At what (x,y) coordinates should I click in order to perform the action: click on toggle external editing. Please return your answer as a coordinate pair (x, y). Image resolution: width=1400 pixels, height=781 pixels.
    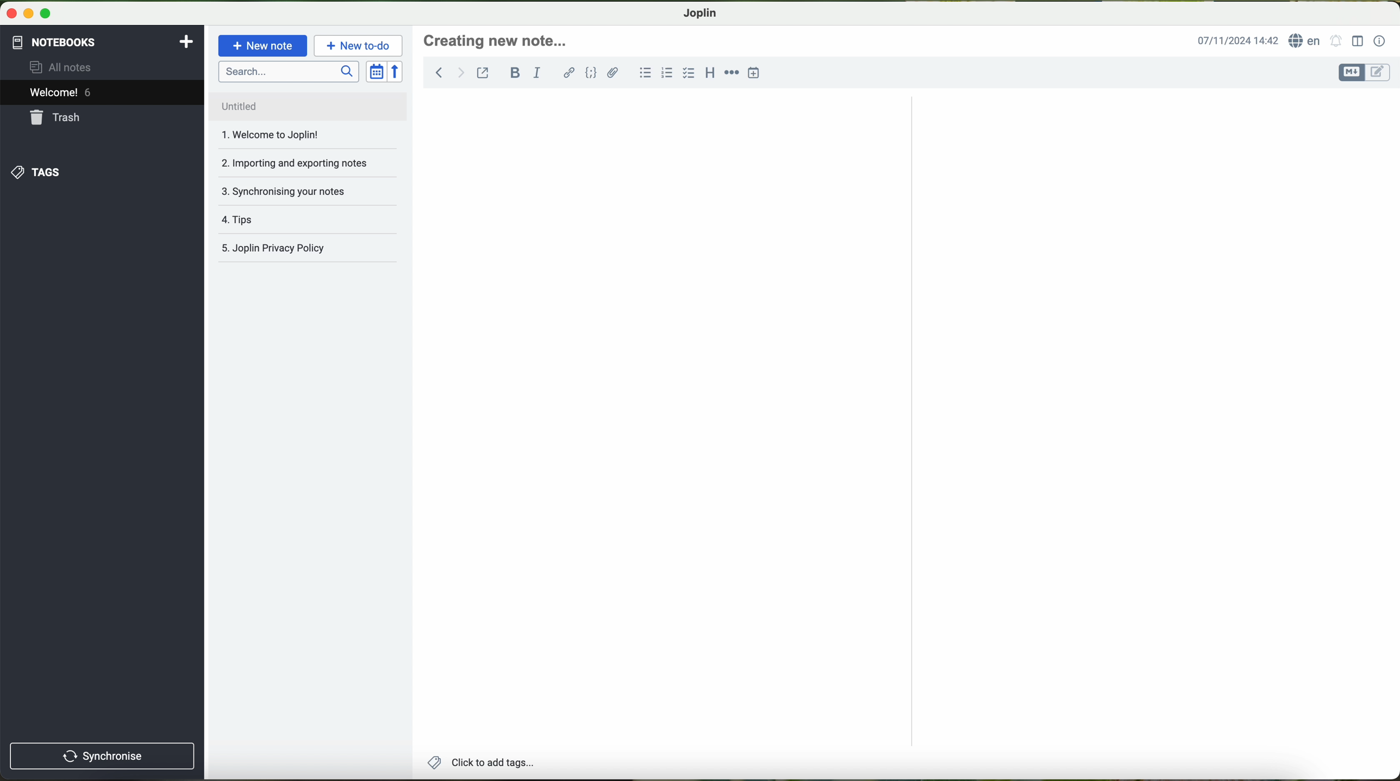
    Looking at the image, I should click on (484, 73).